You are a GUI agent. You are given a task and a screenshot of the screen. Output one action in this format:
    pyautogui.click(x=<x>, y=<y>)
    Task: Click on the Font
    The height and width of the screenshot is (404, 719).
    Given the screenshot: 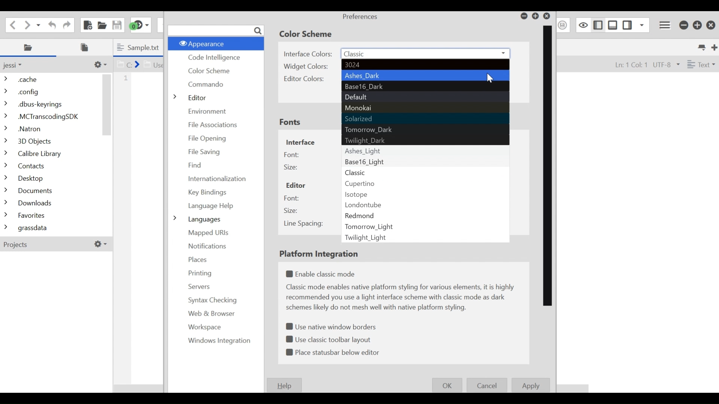 What is the action you would take?
    pyautogui.click(x=292, y=154)
    